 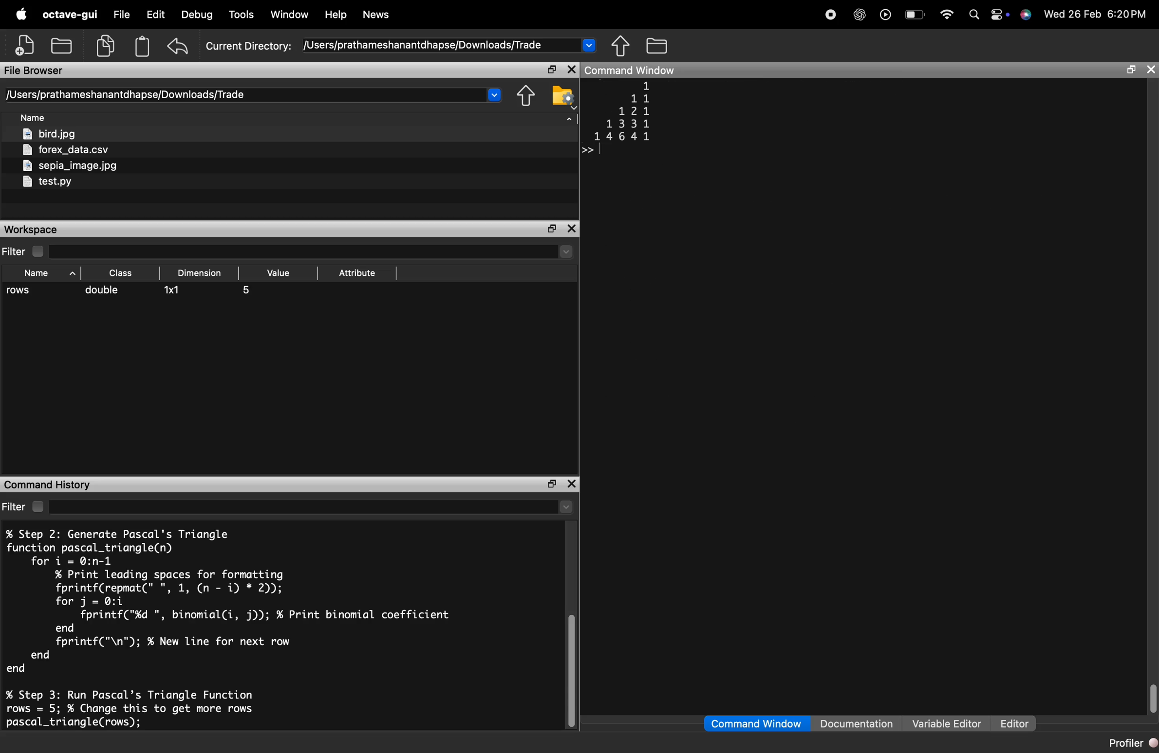 I want to click on close, so click(x=1152, y=71).